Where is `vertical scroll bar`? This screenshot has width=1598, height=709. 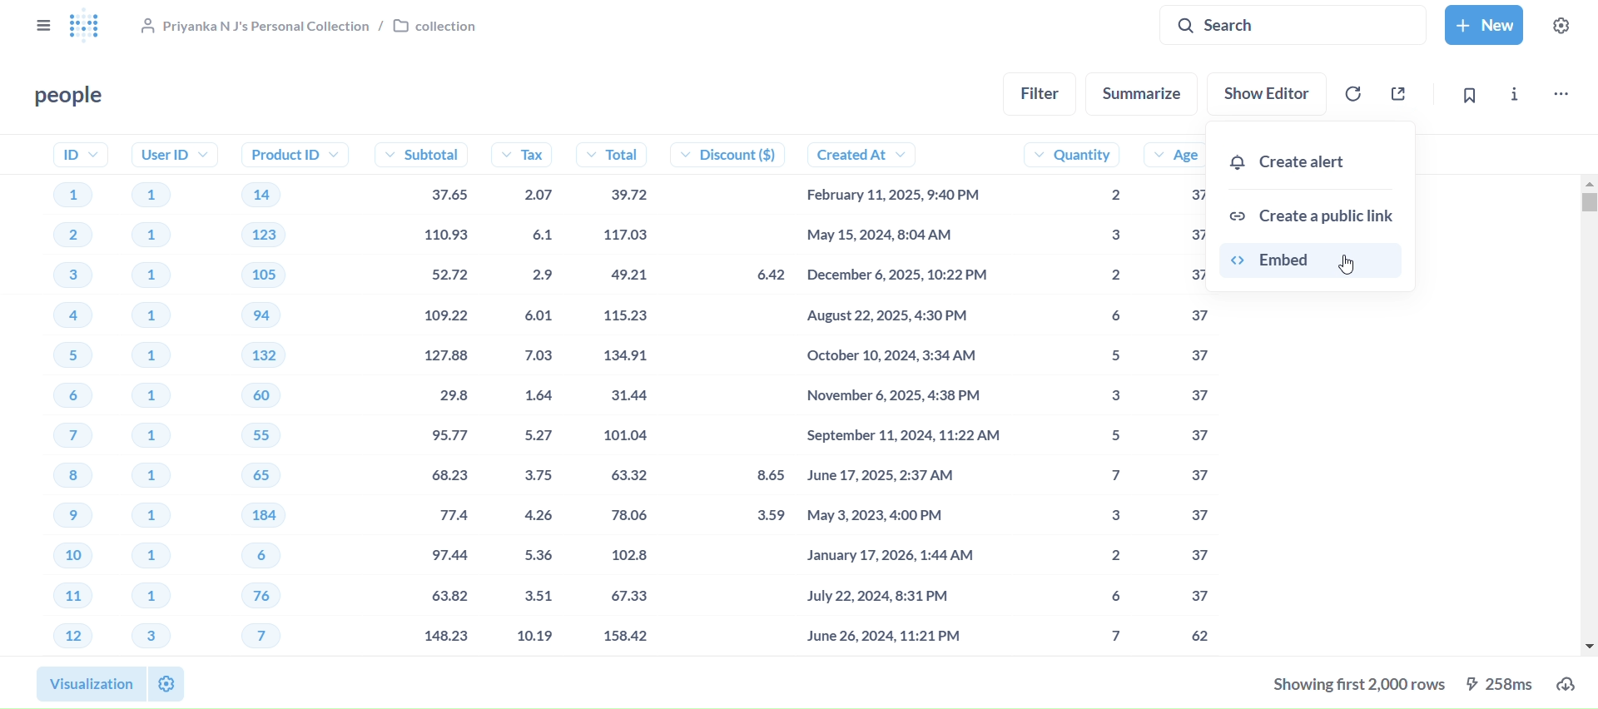
vertical scroll bar is located at coordinates (1590, 414).